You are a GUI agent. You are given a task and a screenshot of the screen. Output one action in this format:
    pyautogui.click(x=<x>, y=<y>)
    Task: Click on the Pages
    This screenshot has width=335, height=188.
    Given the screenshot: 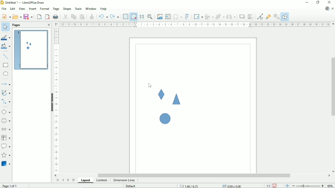 What is the action you would take?
    pyautogui.click(x=17, y=25)
    